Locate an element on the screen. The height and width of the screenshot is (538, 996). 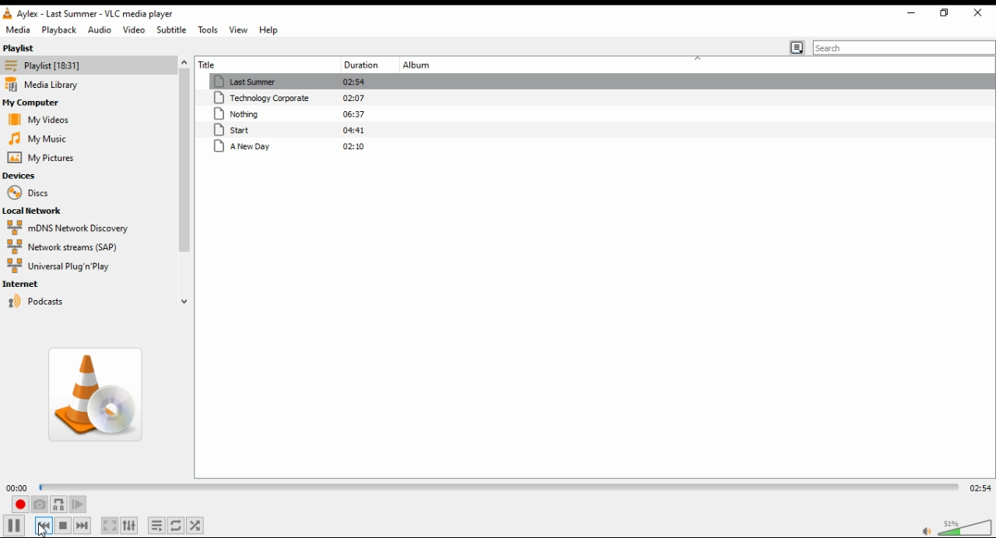
play/pause is located at coordinates (14, 525).